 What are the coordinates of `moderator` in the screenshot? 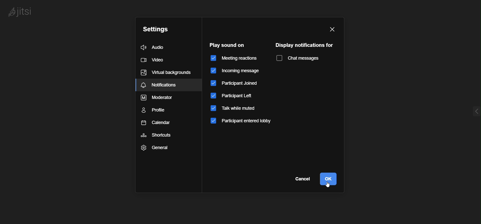 It's located at (160, 98).